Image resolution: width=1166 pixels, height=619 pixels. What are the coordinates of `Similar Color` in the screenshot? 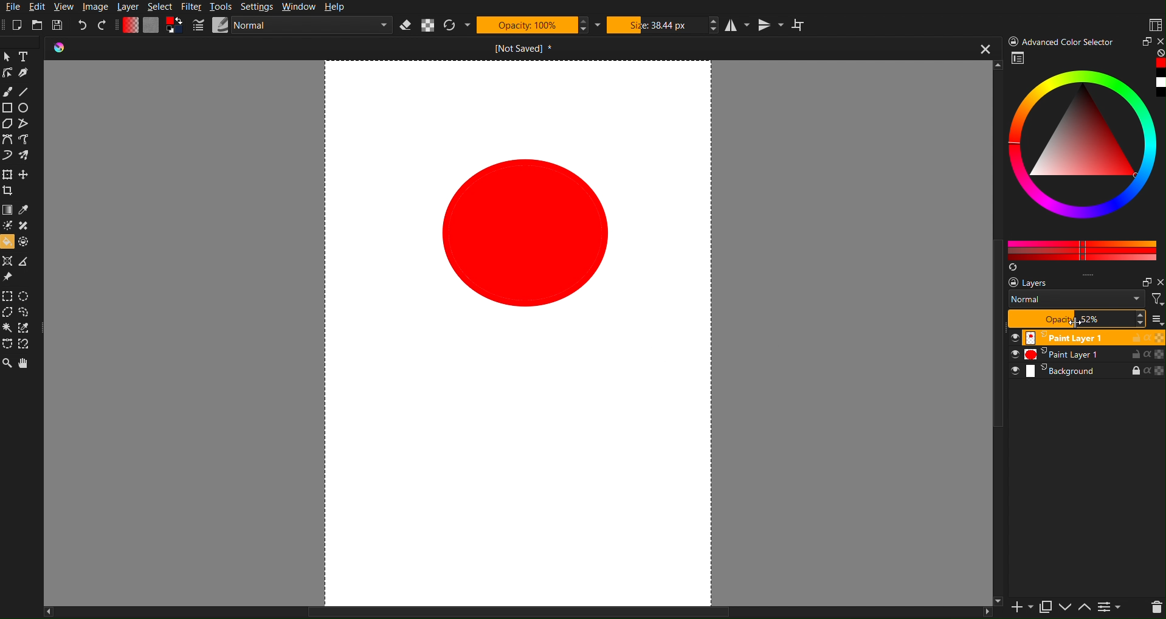 It's located at (26, 329).